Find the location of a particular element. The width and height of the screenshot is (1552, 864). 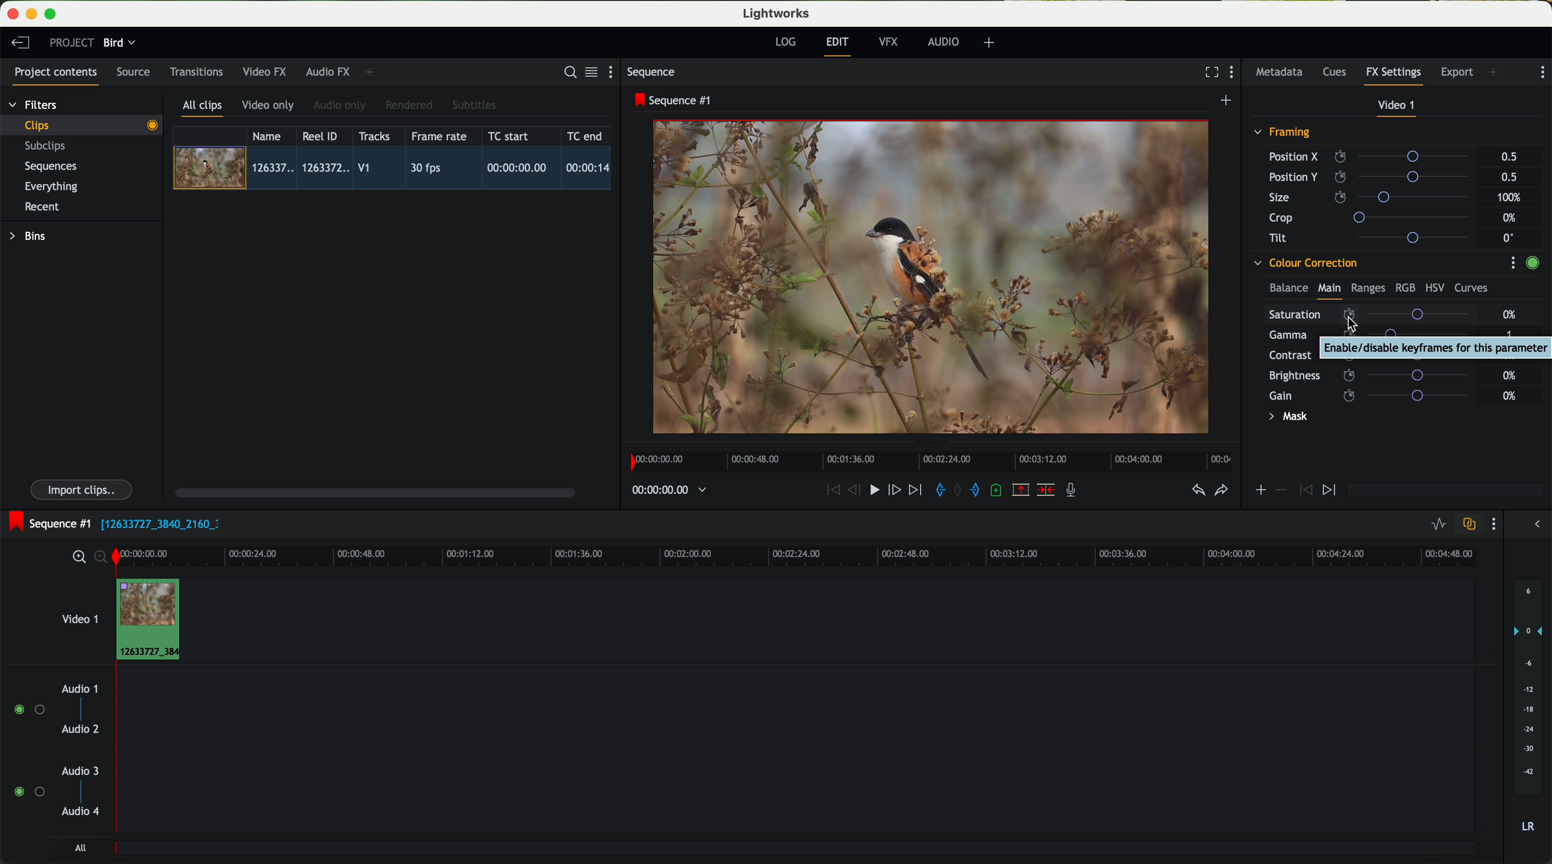

0.5 is located at coordinates (1508, 176).